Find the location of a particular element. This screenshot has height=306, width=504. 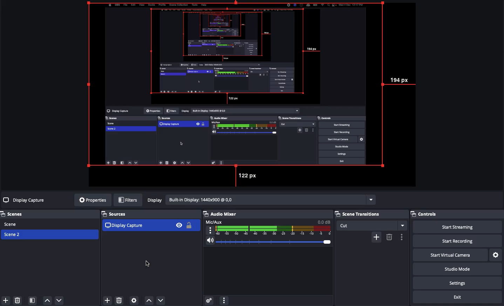

Mic aux is located at coordinates (268, 227).